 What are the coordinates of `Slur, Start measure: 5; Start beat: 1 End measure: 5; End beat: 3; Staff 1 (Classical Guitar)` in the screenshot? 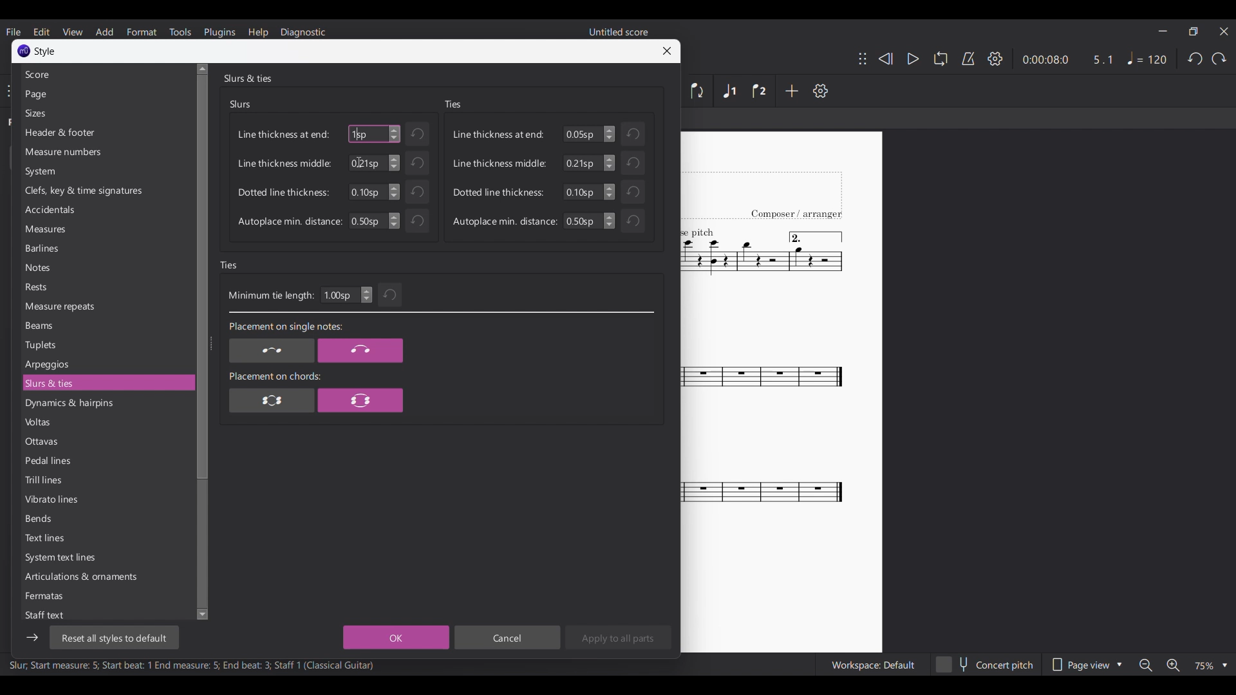 It's located at (192, 667).